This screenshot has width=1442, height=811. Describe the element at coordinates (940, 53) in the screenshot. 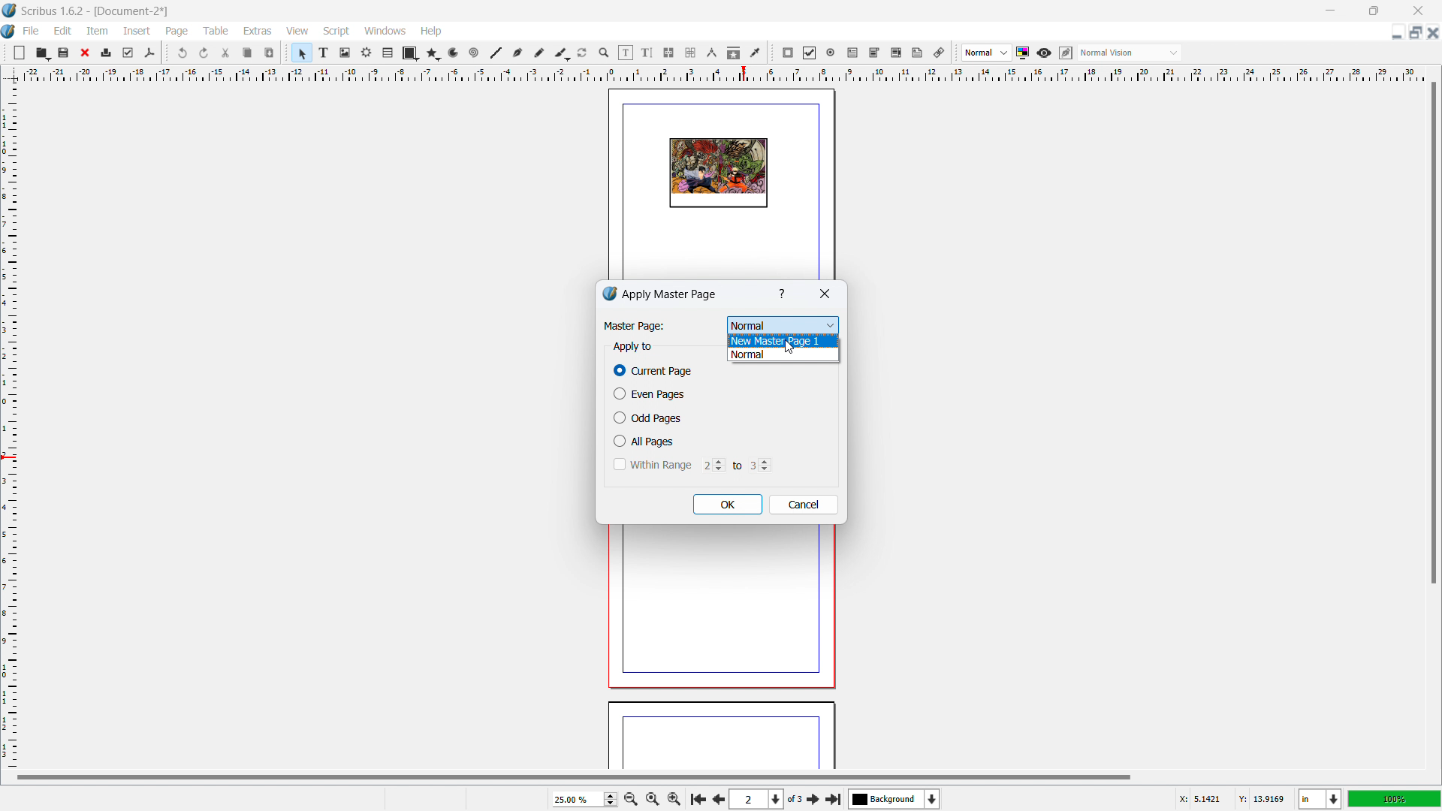

I see `link annotation` at that location.